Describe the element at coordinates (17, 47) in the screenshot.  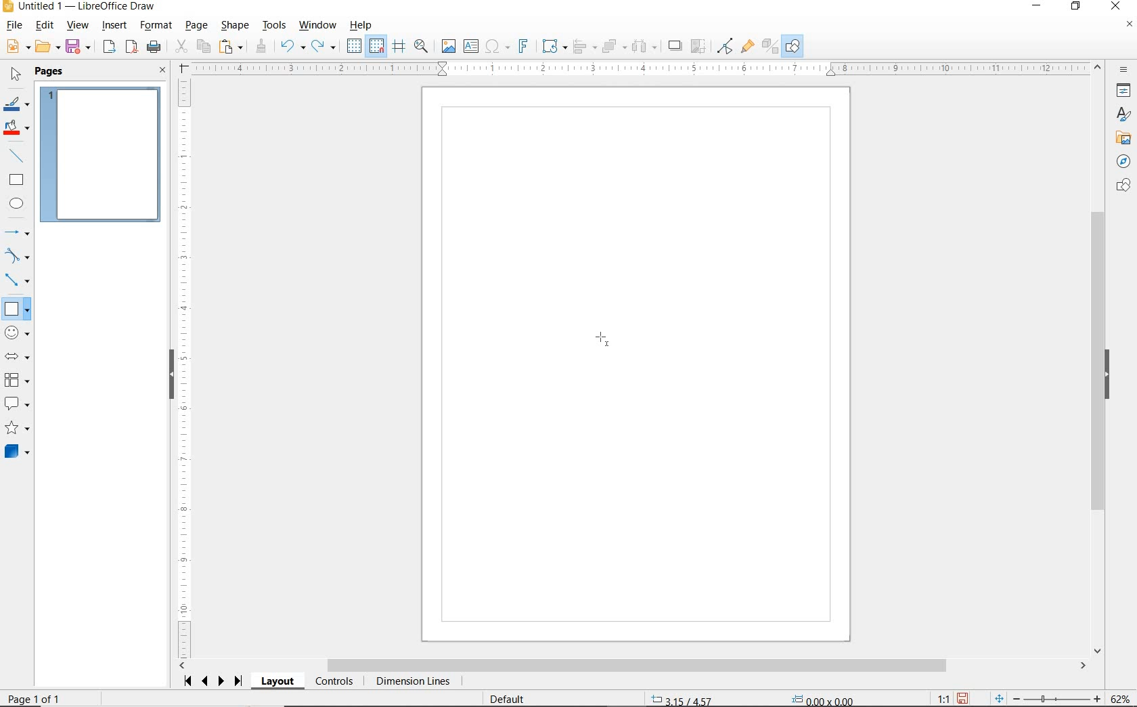
I see `NEW` at that location.